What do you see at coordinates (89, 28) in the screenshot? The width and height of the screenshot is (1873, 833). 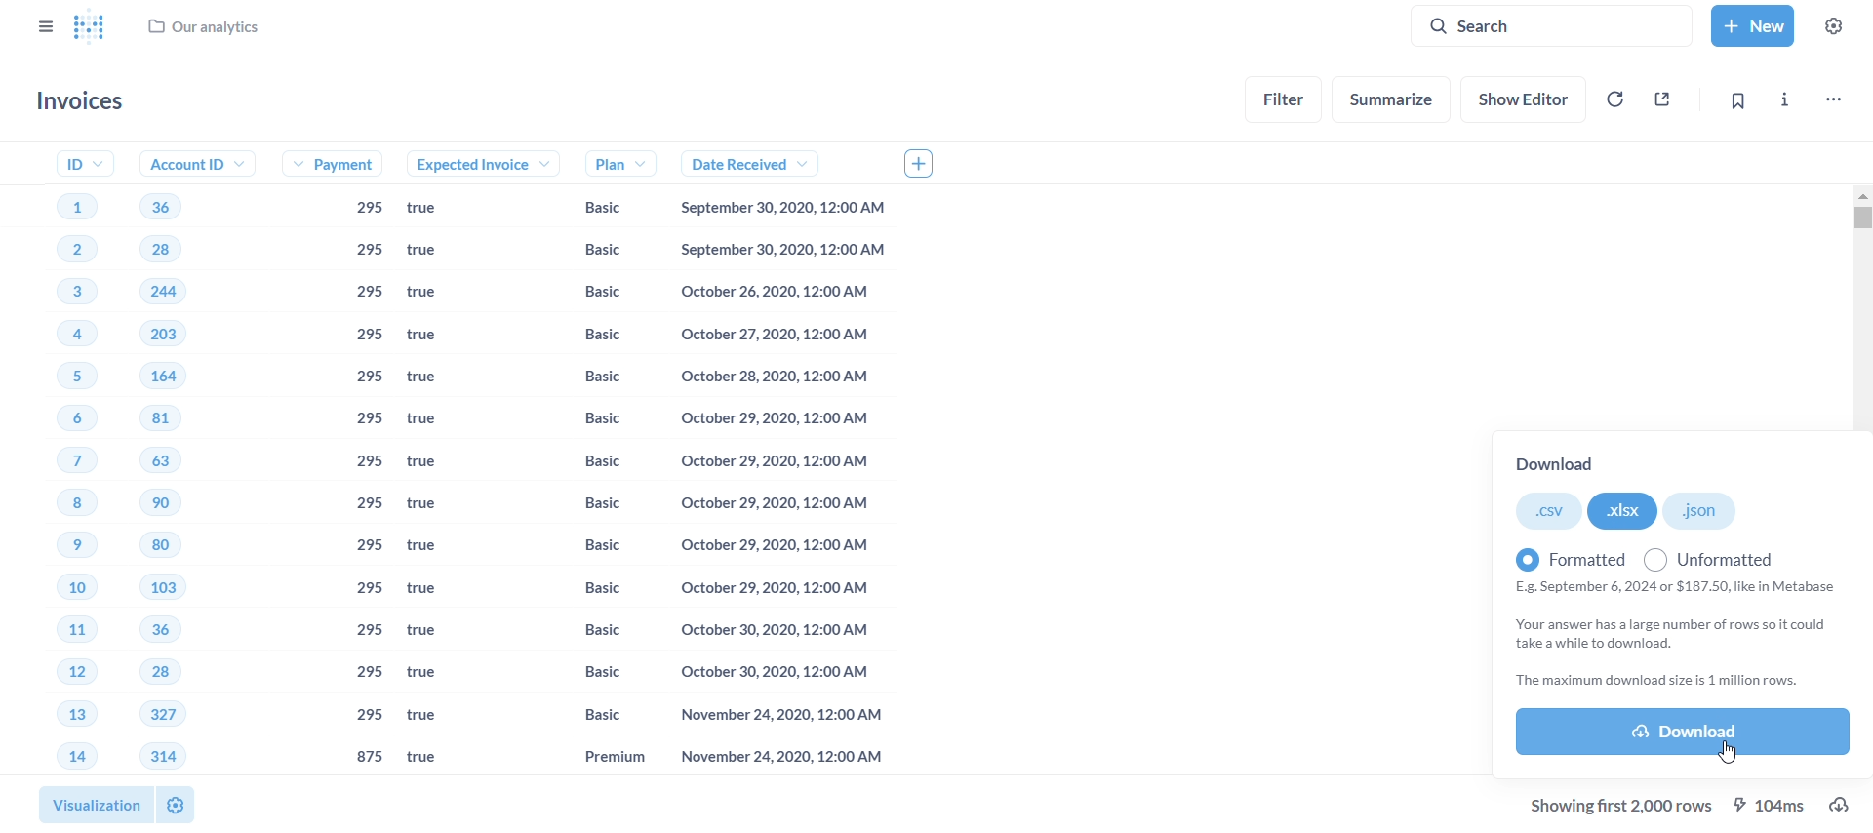 I see `Metabase logo` at bounding box center [89, 28].